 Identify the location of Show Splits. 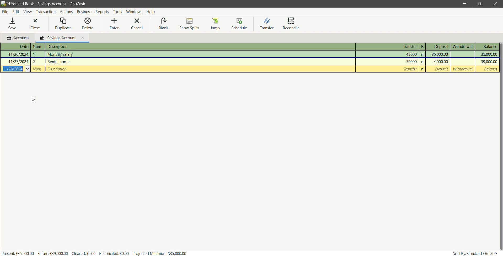
(189, 23).